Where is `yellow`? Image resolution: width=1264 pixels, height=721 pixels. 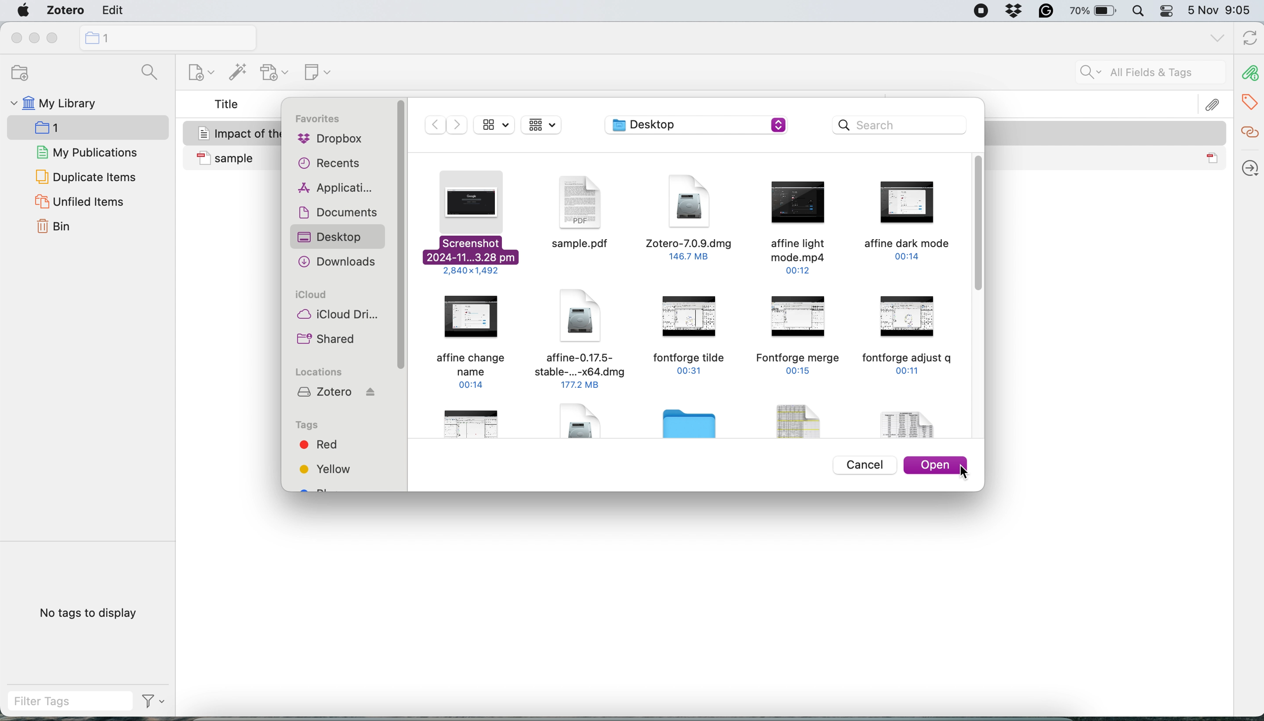 yellow is located at coordinates (327, 468).